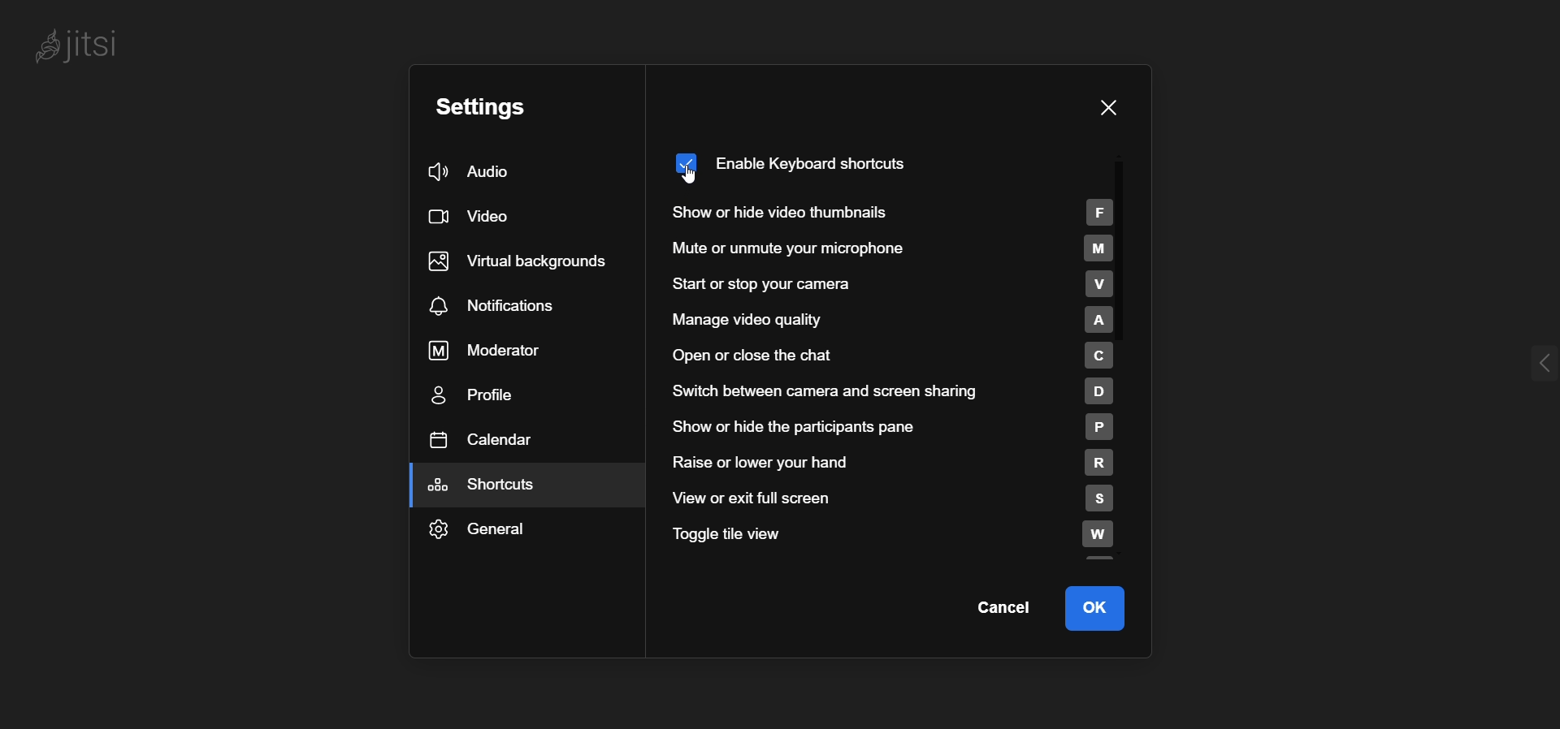 This screenshot has height=729, width=1560. What do you see at coordinates (890, 428) in the screenshot?
I see `show or hide participant pane` at bounding box center [890, 428].